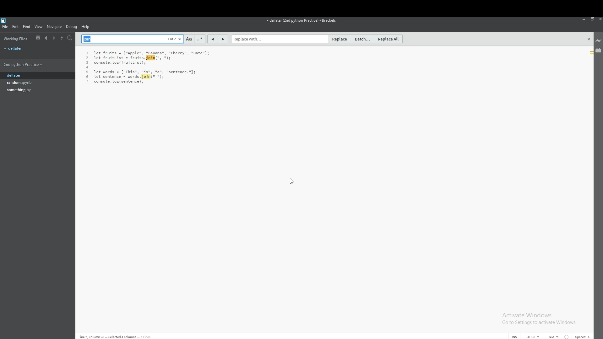 The width and height of the screenshot is (603, 339). Describe the element at coordinates (567, 336) in the screenshot. I see `indent` at that location.